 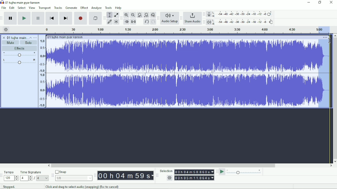 What do you see at coordinates (309, 2) in the screenshot?
I see `Minimize` at bounding box center [309, 2].